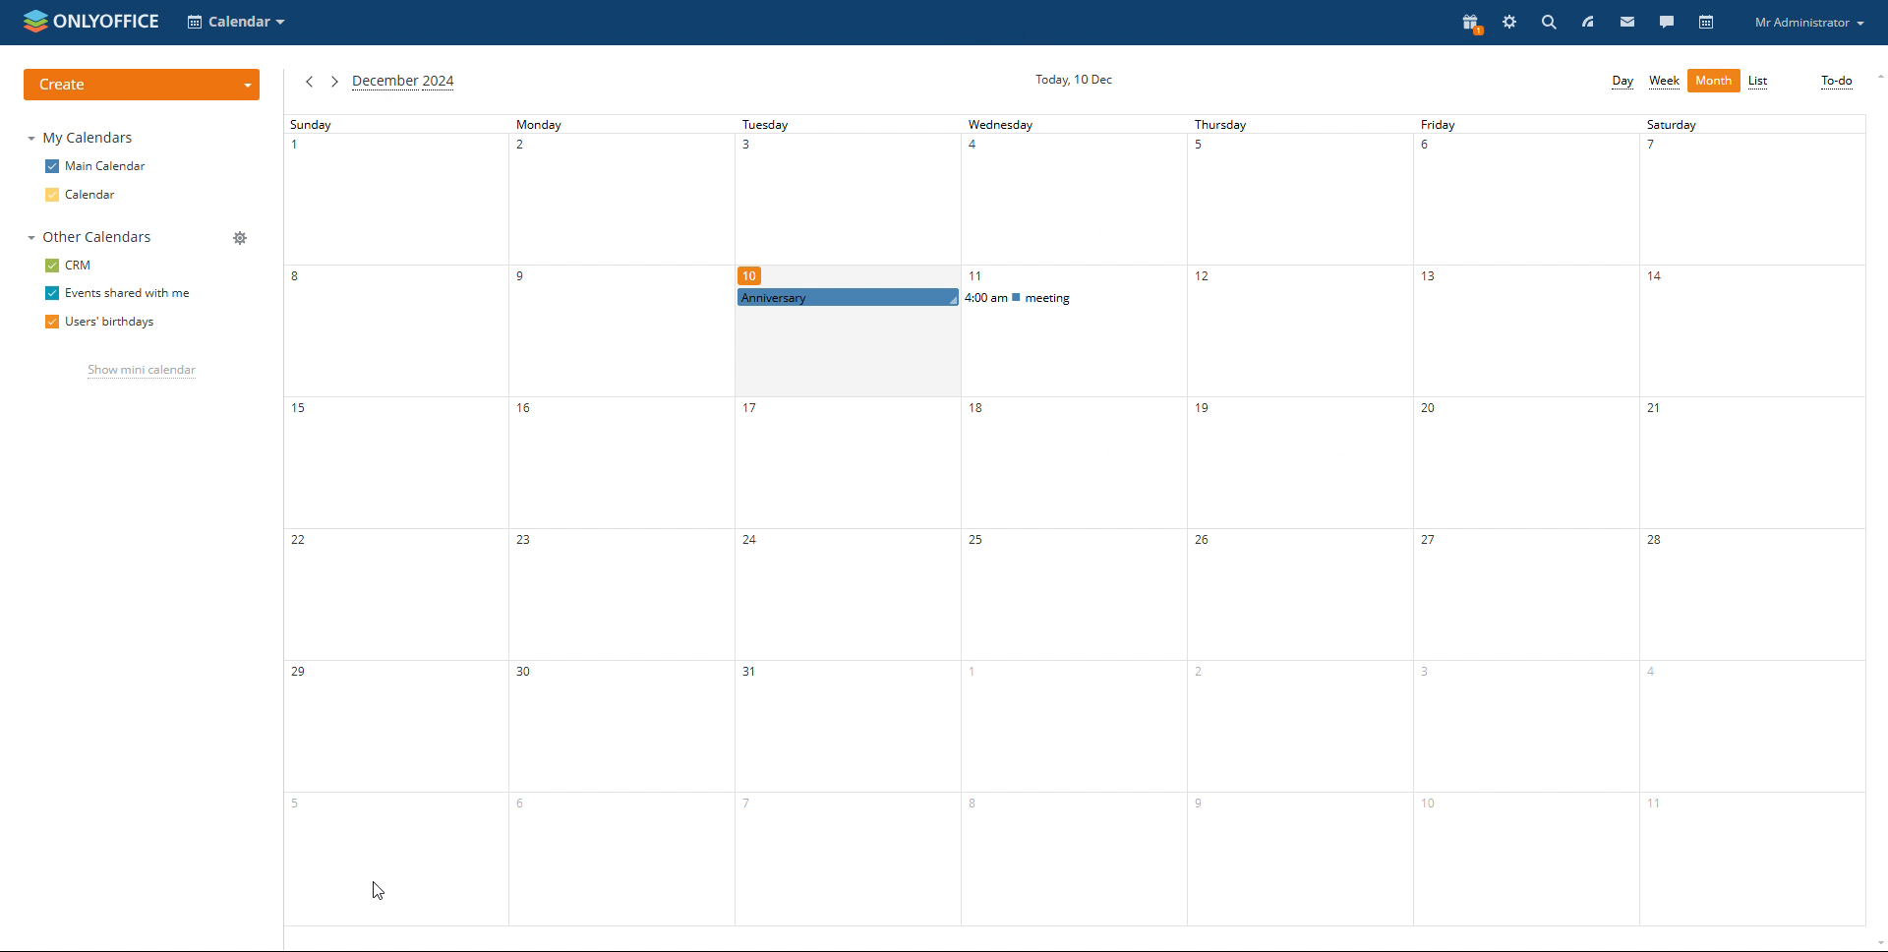 The image size is (1888, 952). I want to click on tuesday, so click(845, 629).